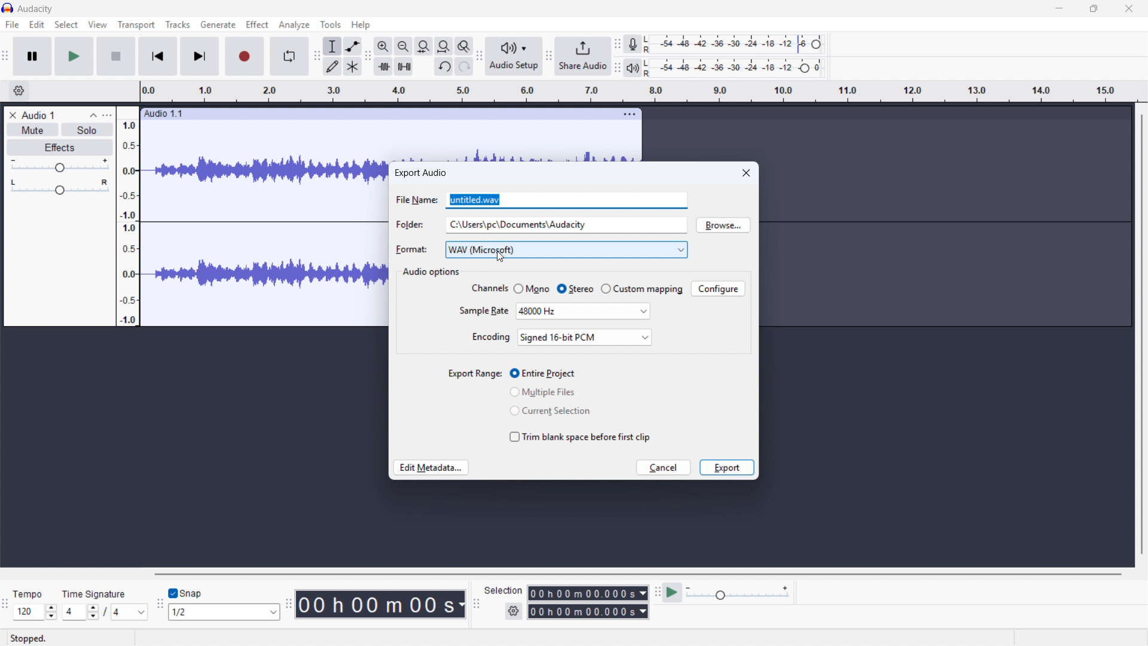 The width and height of the screenshot is (1148, 646). Describe the element at coordinates (1094, 9) in the screenshot. I see `maximise ` at that location.